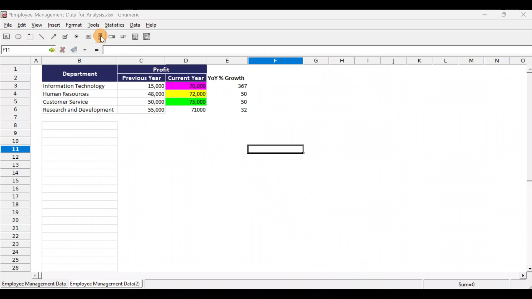  Describe the element at coordinates (486, 16) in the screenshot. I see `Minimise` at that location.